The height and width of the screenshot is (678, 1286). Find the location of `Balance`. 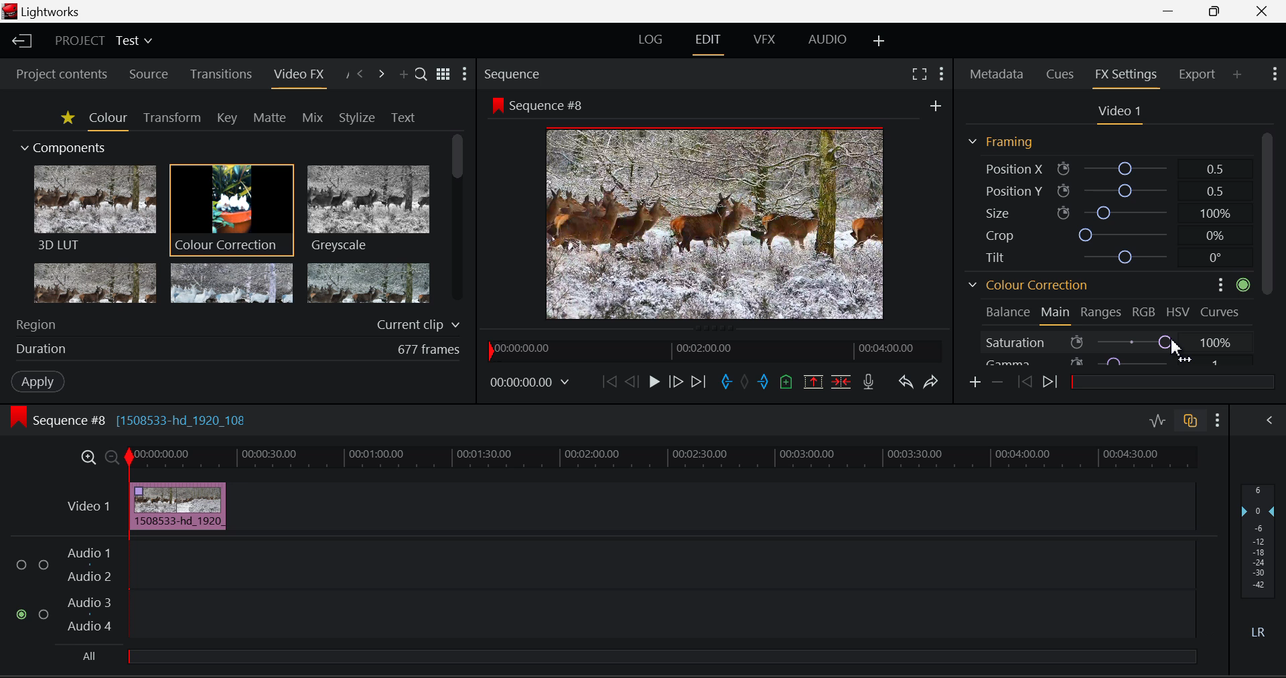

Balance is located at coordinates (1007, 312).